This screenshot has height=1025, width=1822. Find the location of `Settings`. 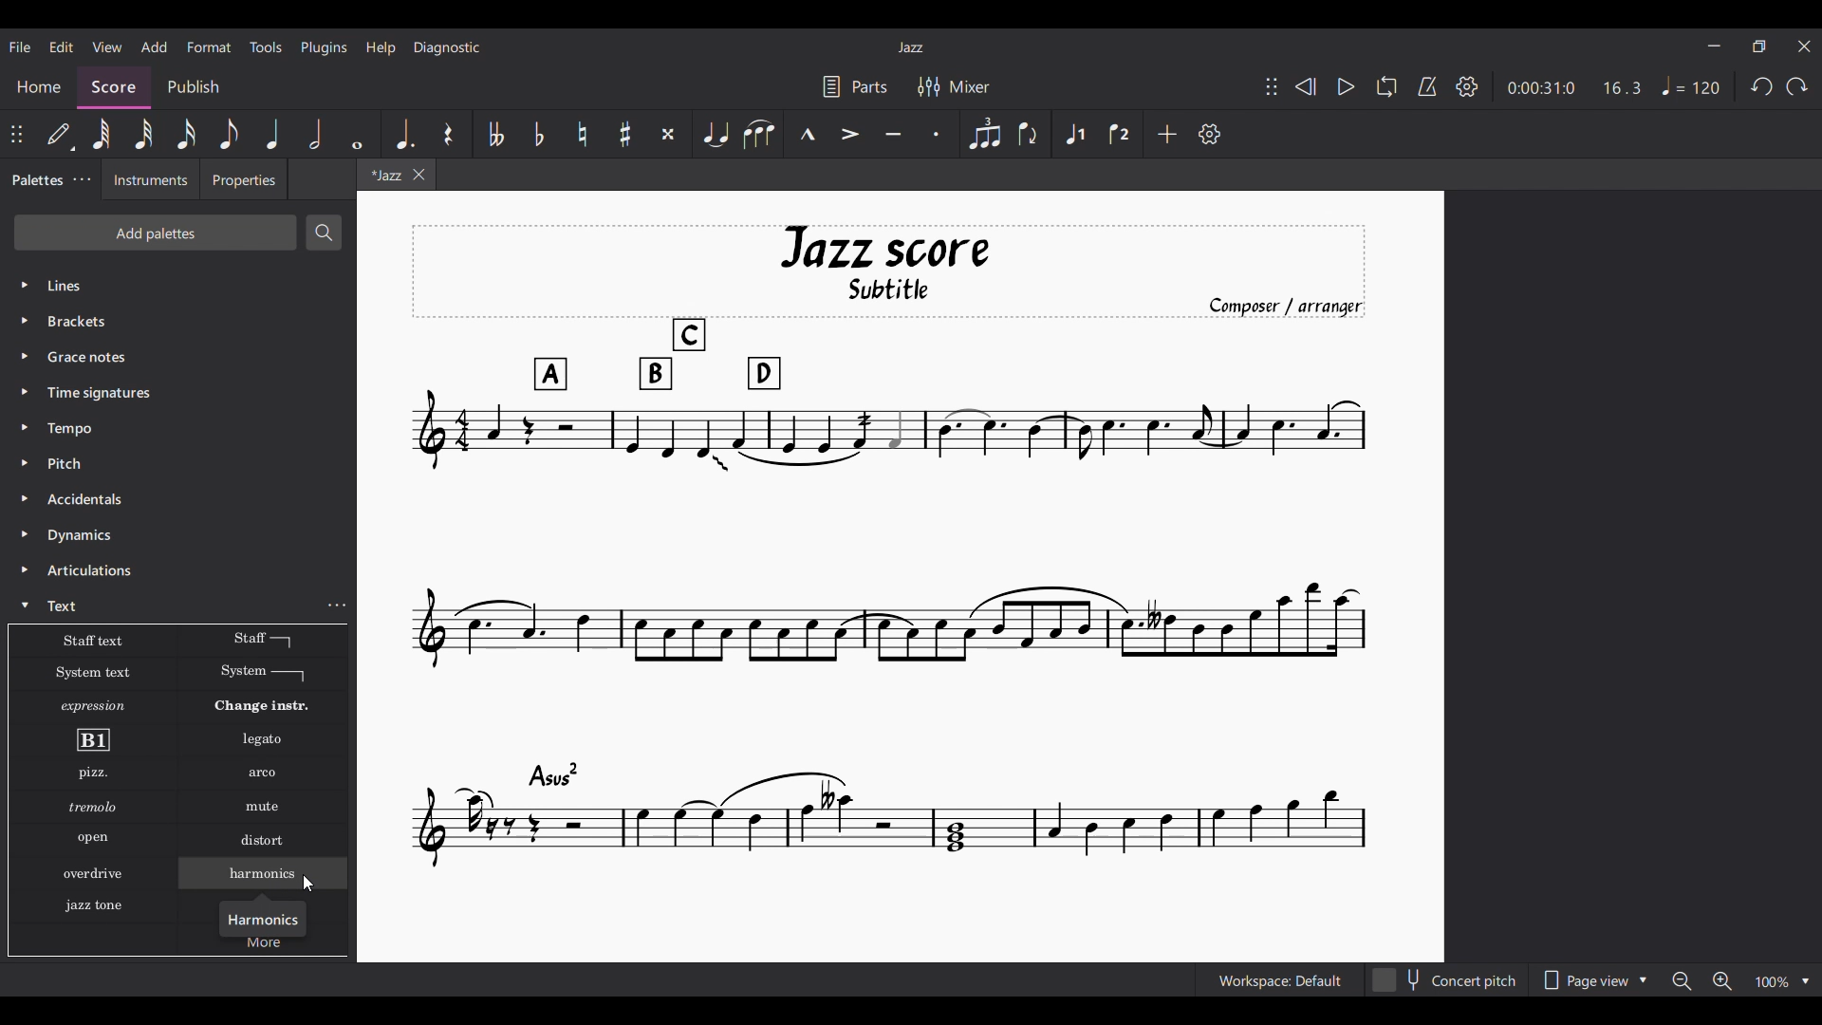

Settings is located at coordinates (1466, 87).